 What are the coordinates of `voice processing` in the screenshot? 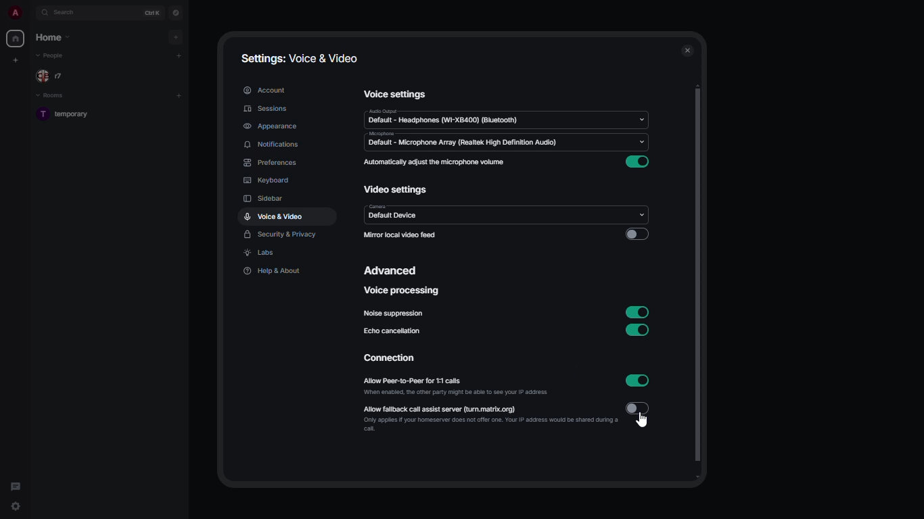 It's located at (402, 291).